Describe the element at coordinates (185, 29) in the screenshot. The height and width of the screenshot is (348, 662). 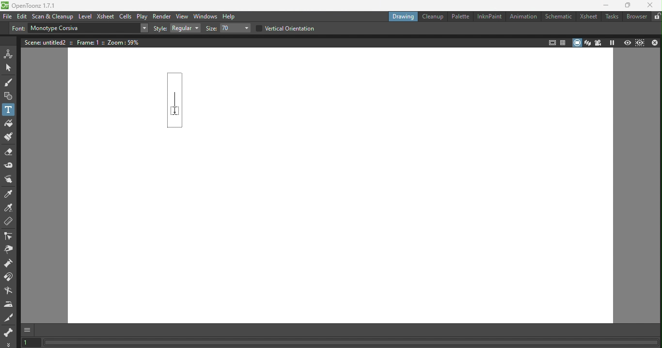
I see `Drop down` at that location.